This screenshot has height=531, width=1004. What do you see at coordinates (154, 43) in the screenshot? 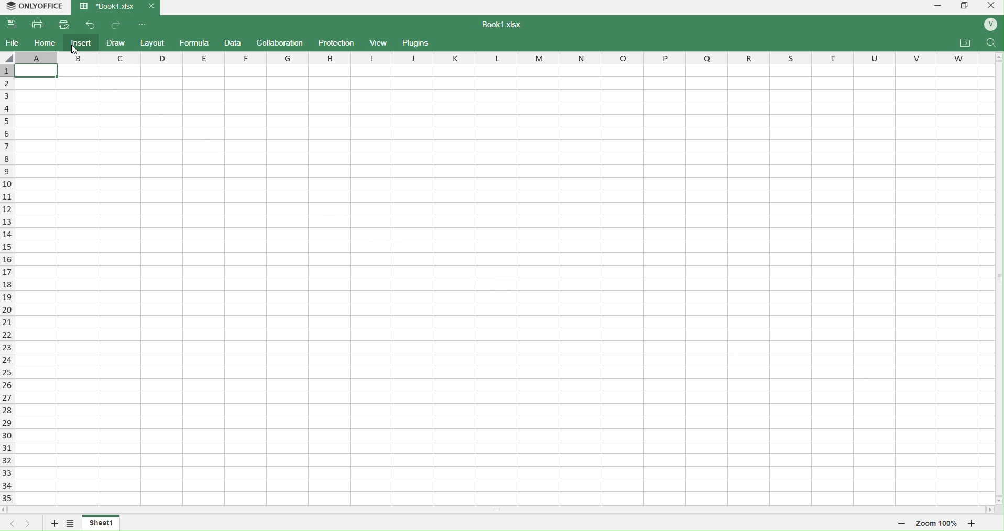
I see `layout` at bounding box center [154, 43].